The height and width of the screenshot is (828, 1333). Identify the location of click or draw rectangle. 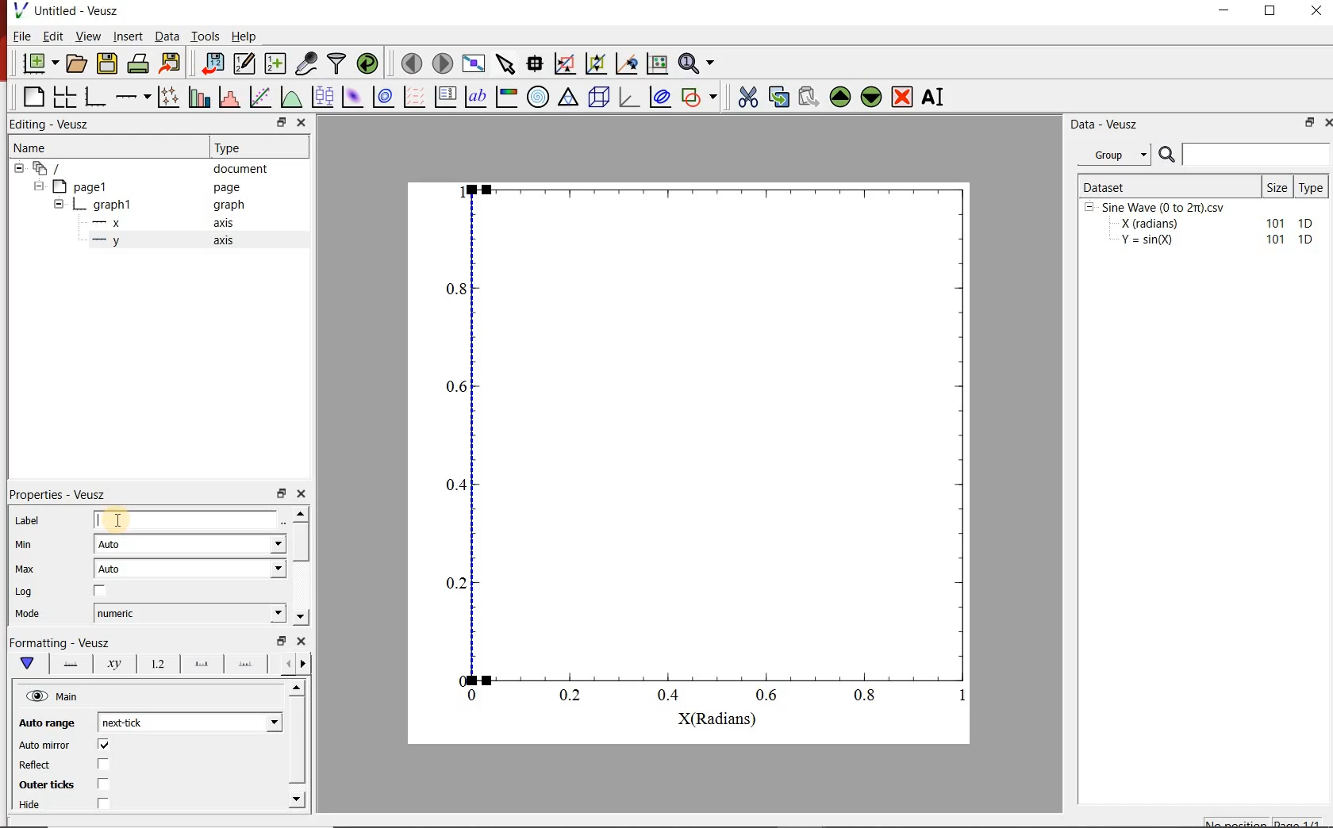
(565, 62).